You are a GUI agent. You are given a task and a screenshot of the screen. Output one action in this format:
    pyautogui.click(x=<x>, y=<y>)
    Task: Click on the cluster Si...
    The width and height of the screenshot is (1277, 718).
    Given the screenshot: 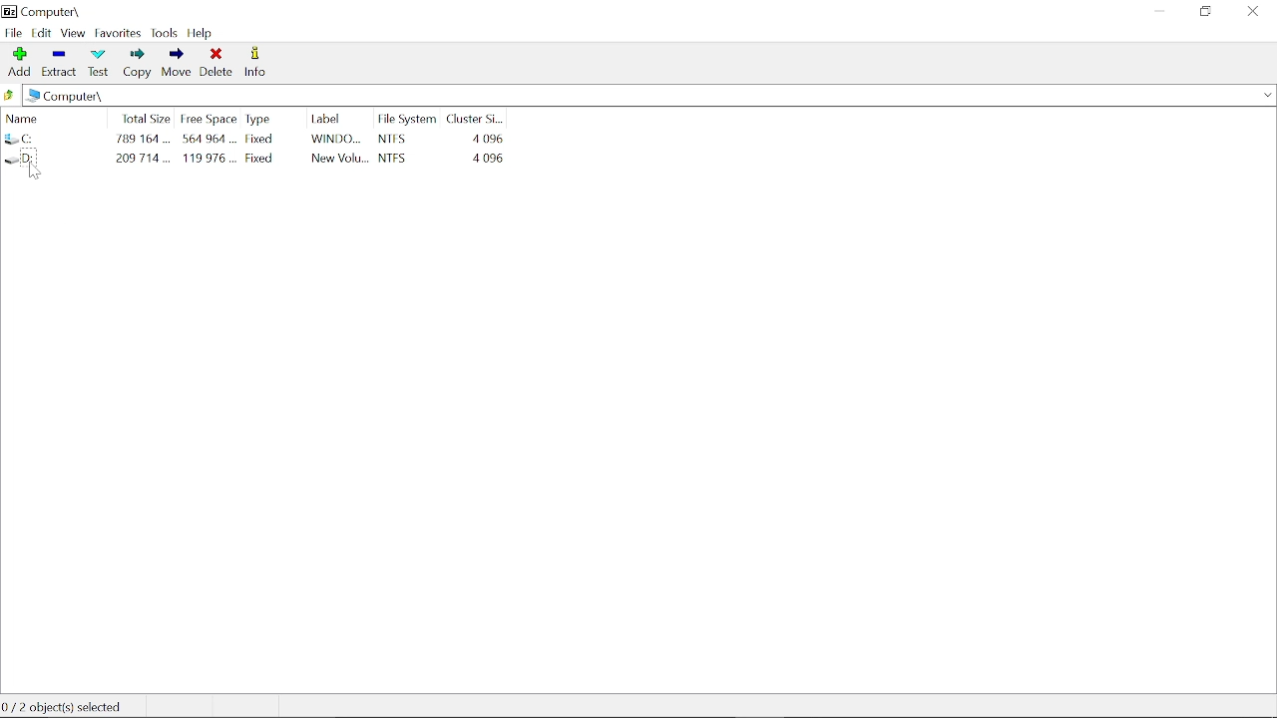 What is the action you would take?
    pyautogui.click(x=478, y=116)
    